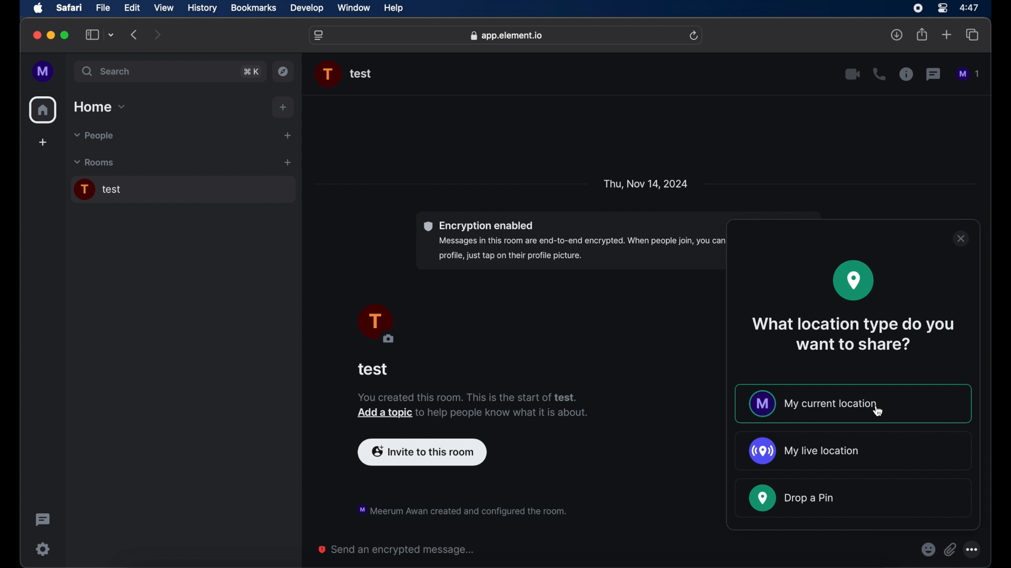 This screenshot has height=568, width=1011. What do you see at coordinates (65, 35) in the screenshot?
I see `maximize` at bounding box center [65, 35].